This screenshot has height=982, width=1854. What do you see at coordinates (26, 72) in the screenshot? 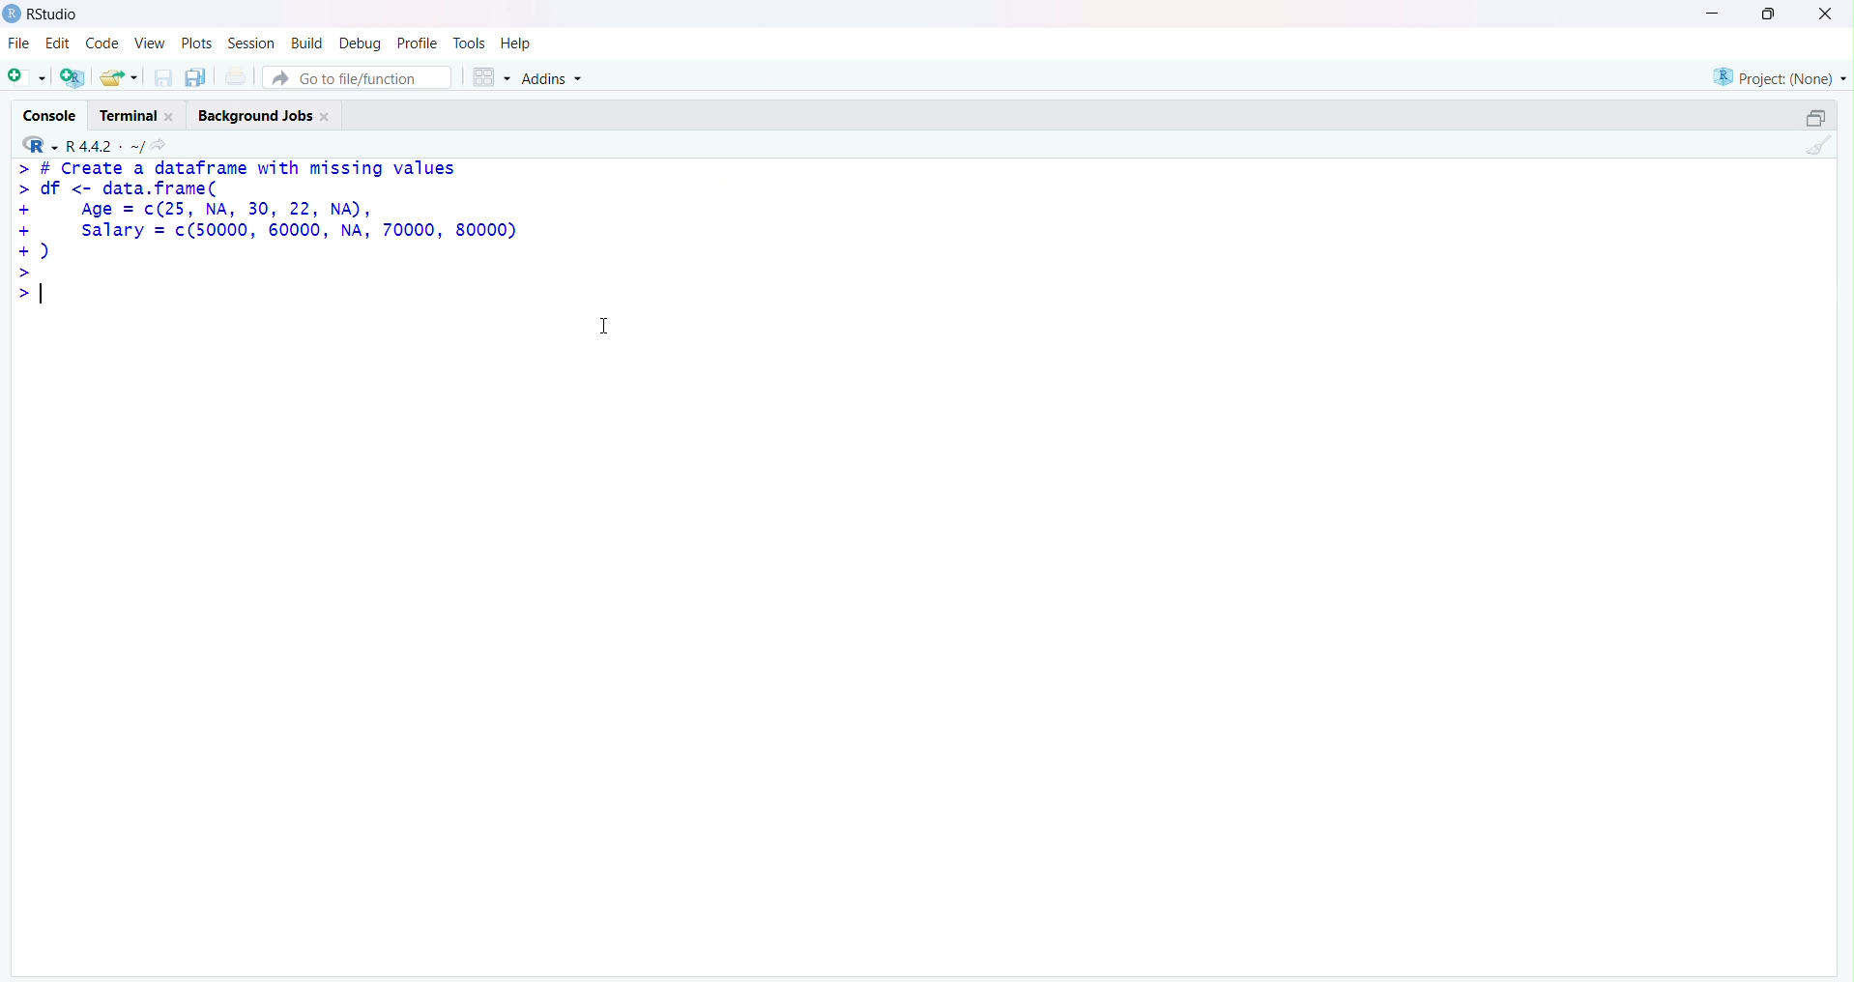
I see `New File` at bounding box center [26, 72].